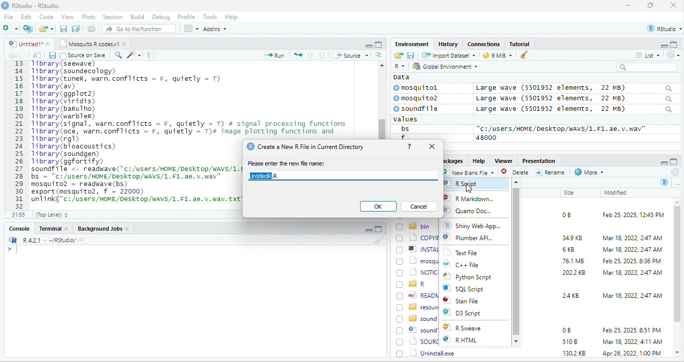  I want to click on close, so click(433, 147).